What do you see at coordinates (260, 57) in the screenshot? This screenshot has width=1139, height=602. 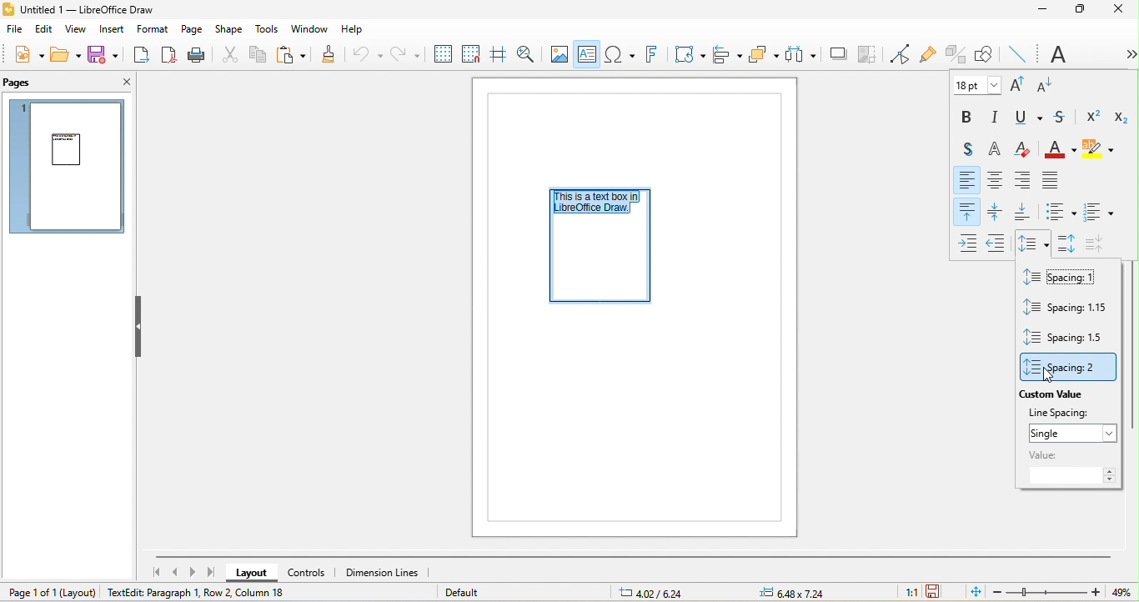 I see `copy` at bounding box center [260, 57].